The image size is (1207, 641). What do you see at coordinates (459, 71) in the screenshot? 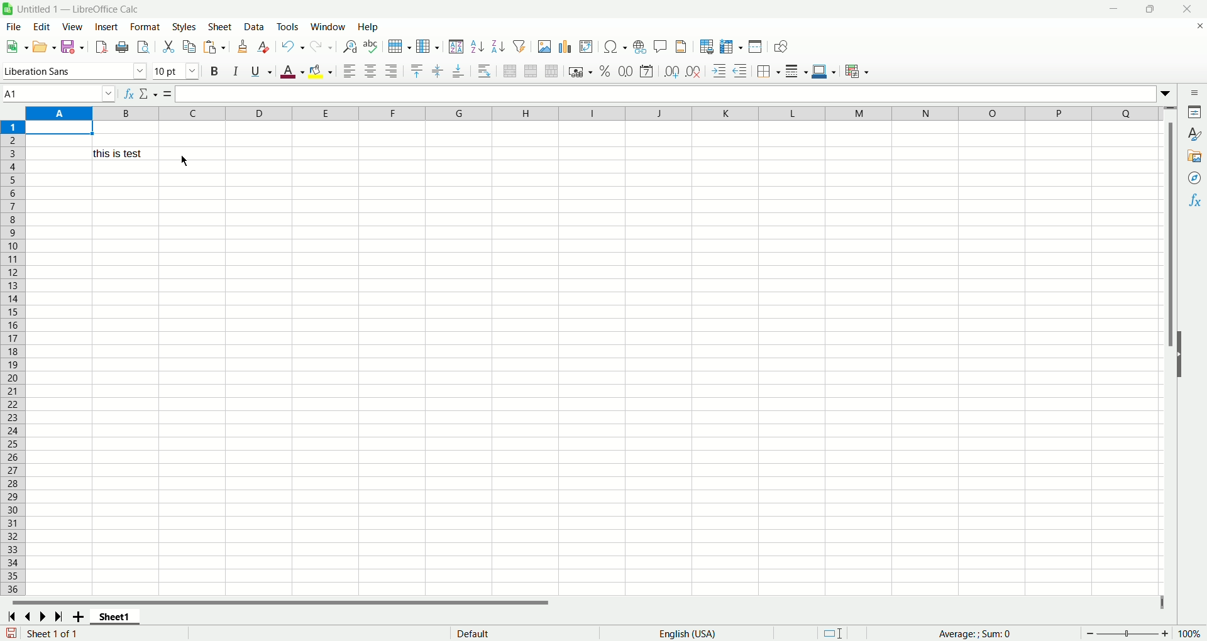
I see `align bottom` at bounding box center [459, 71].